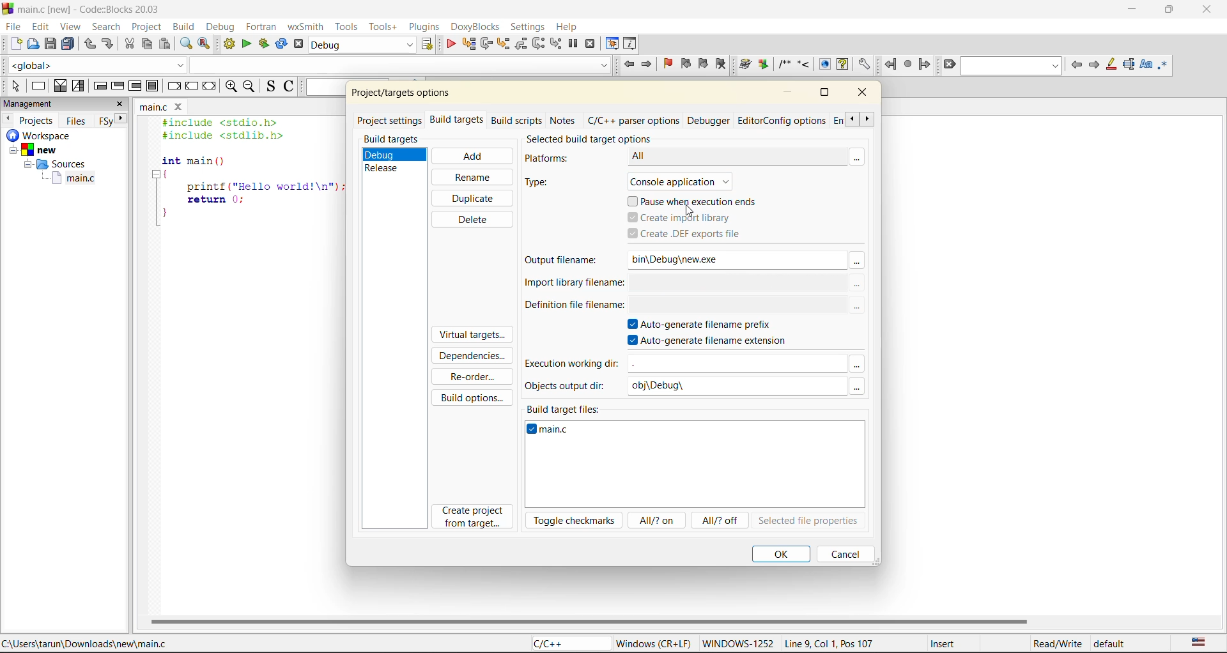  Describe the element at coordinates (782, 121) in the screenshot. I see `editor/config options` at that location.